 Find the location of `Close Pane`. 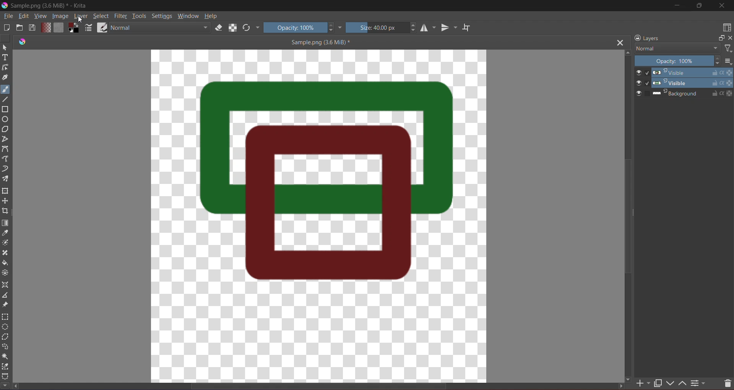

Close Pane is located at coordinates (732, 40).